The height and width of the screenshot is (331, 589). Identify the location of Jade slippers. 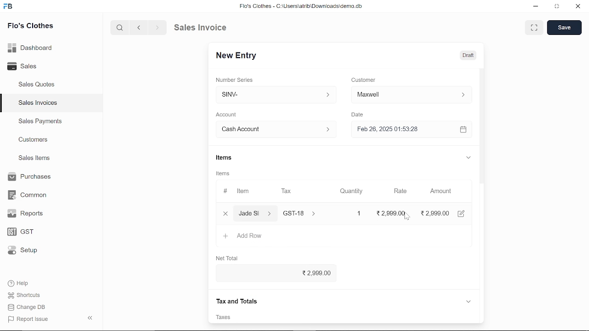
(255, 213).